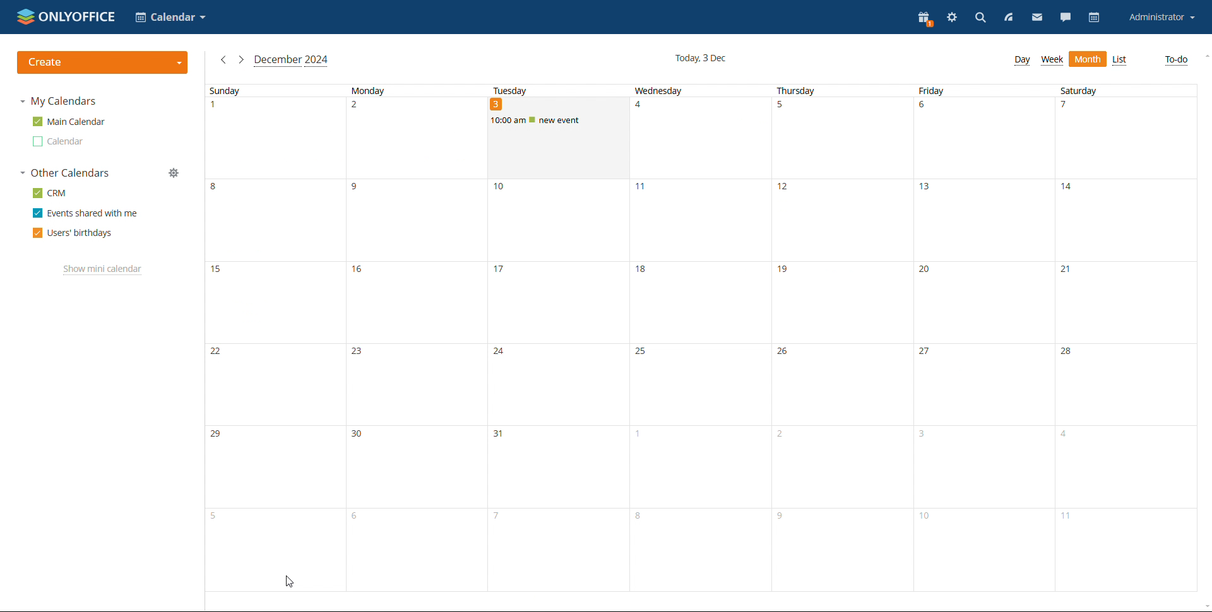 The height and width of the screenshot is (612, 1212). I want to click on 25, so click(699, 385).